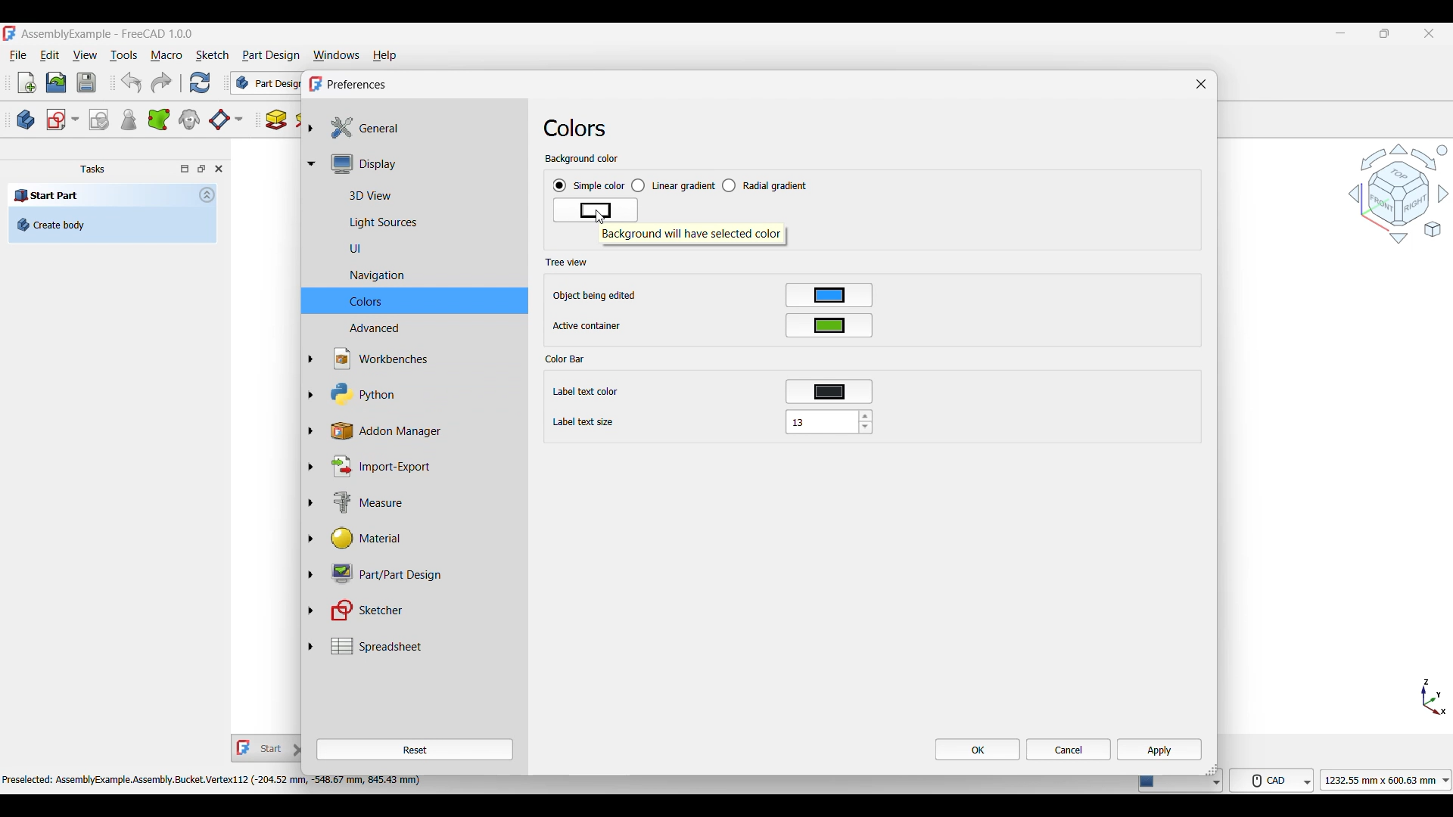 This screenshot has width=1453, height=817. Describe the element at coordinates (424, 431) in the screenshot. I see `Addon manager` at that location.